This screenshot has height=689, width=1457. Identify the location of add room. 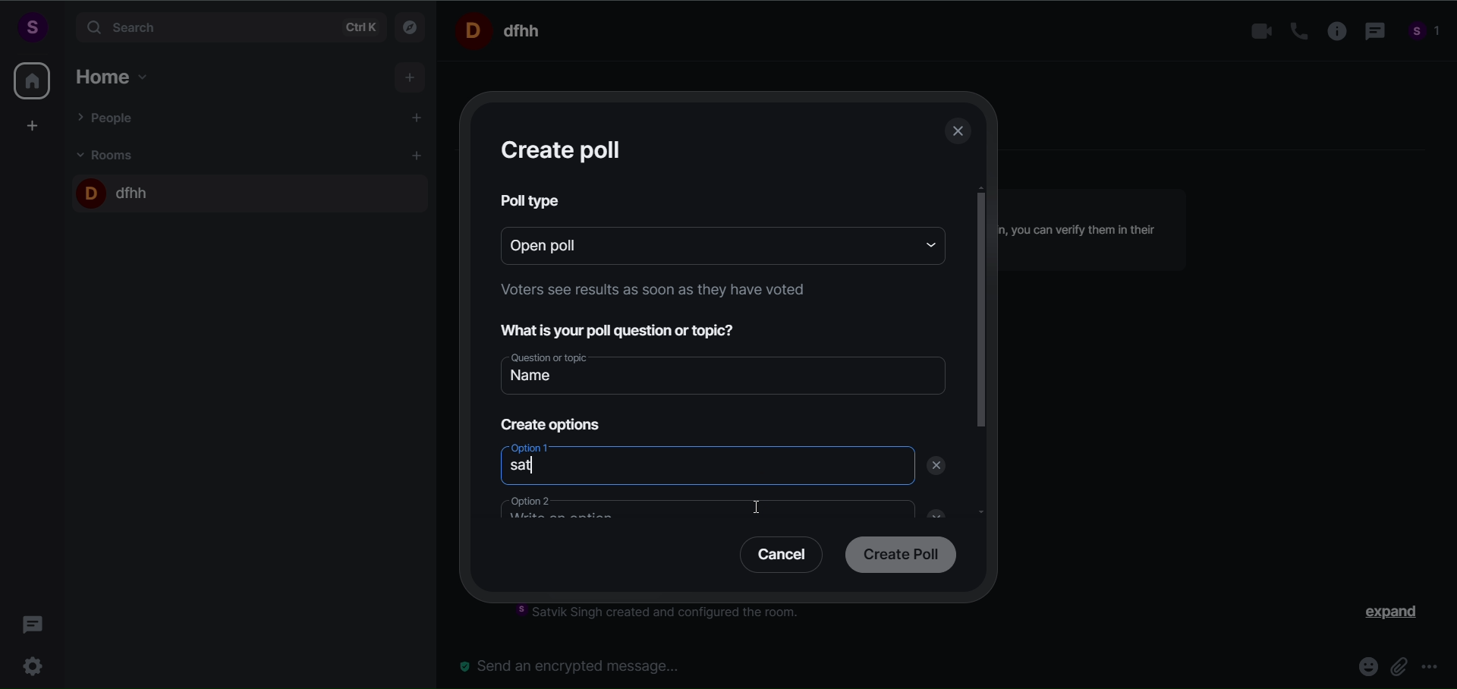
(419, 156).